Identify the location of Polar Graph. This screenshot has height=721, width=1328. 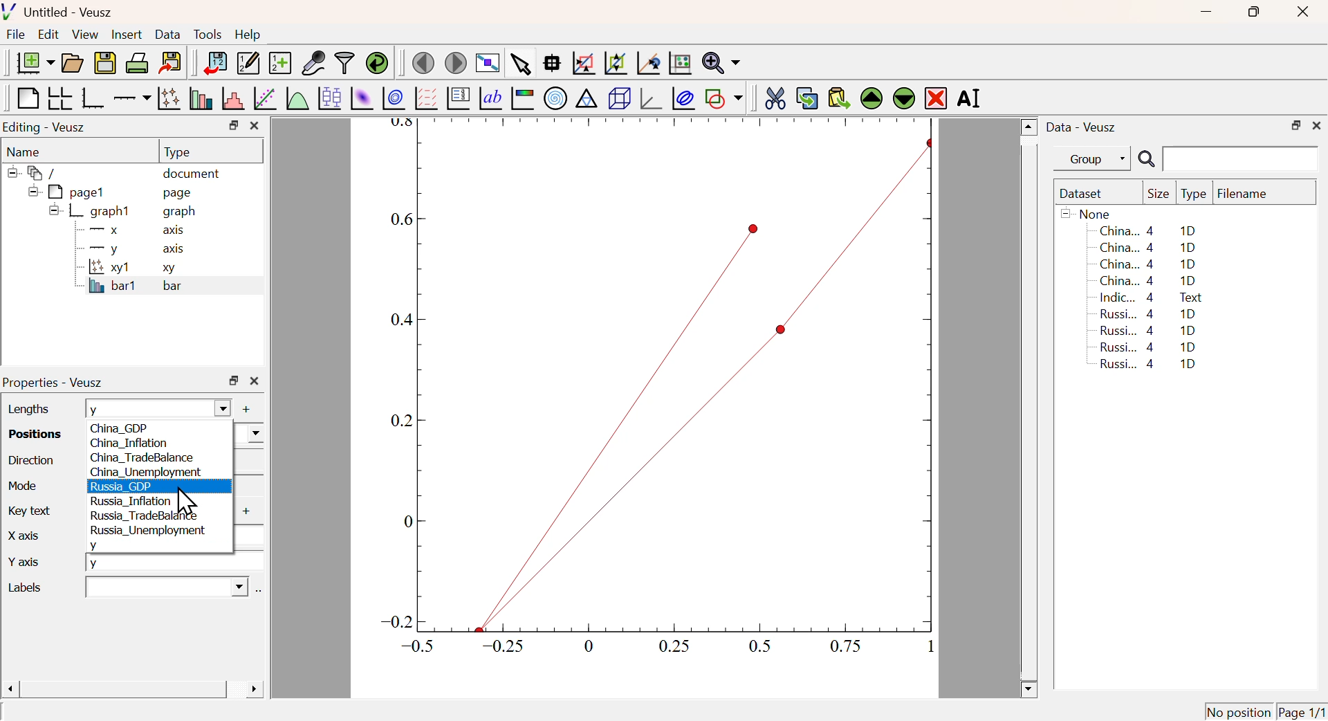
(556, 98).